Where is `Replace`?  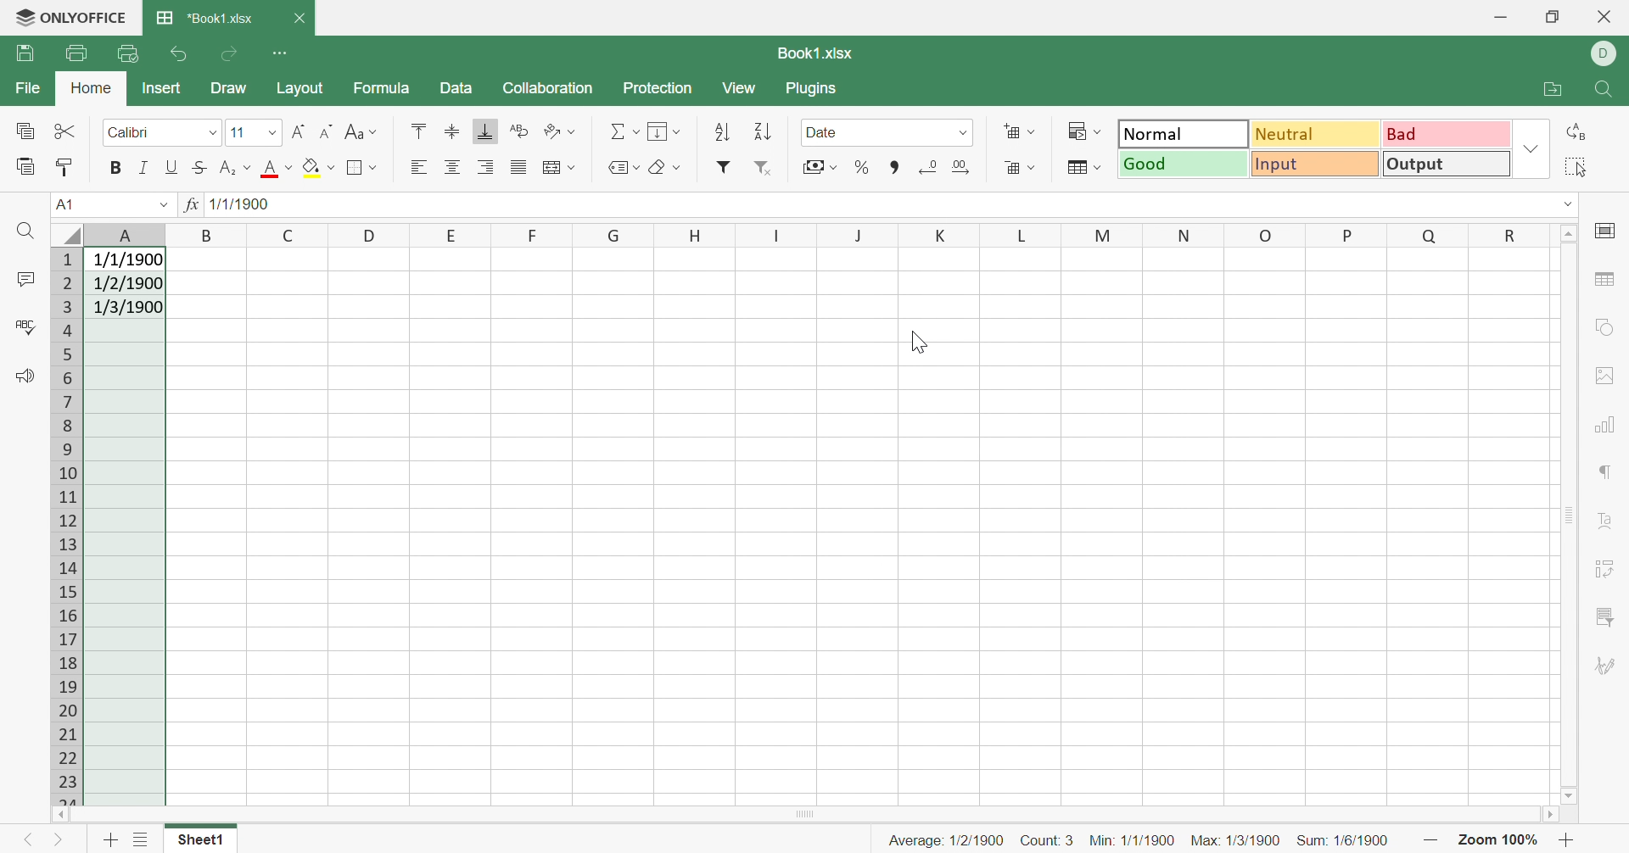
Replace is located at coordinates (1574, 132).